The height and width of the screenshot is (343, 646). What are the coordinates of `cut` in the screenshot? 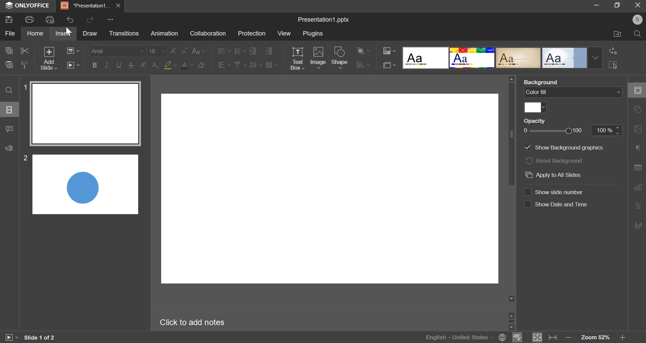 It's located at (25, 50).